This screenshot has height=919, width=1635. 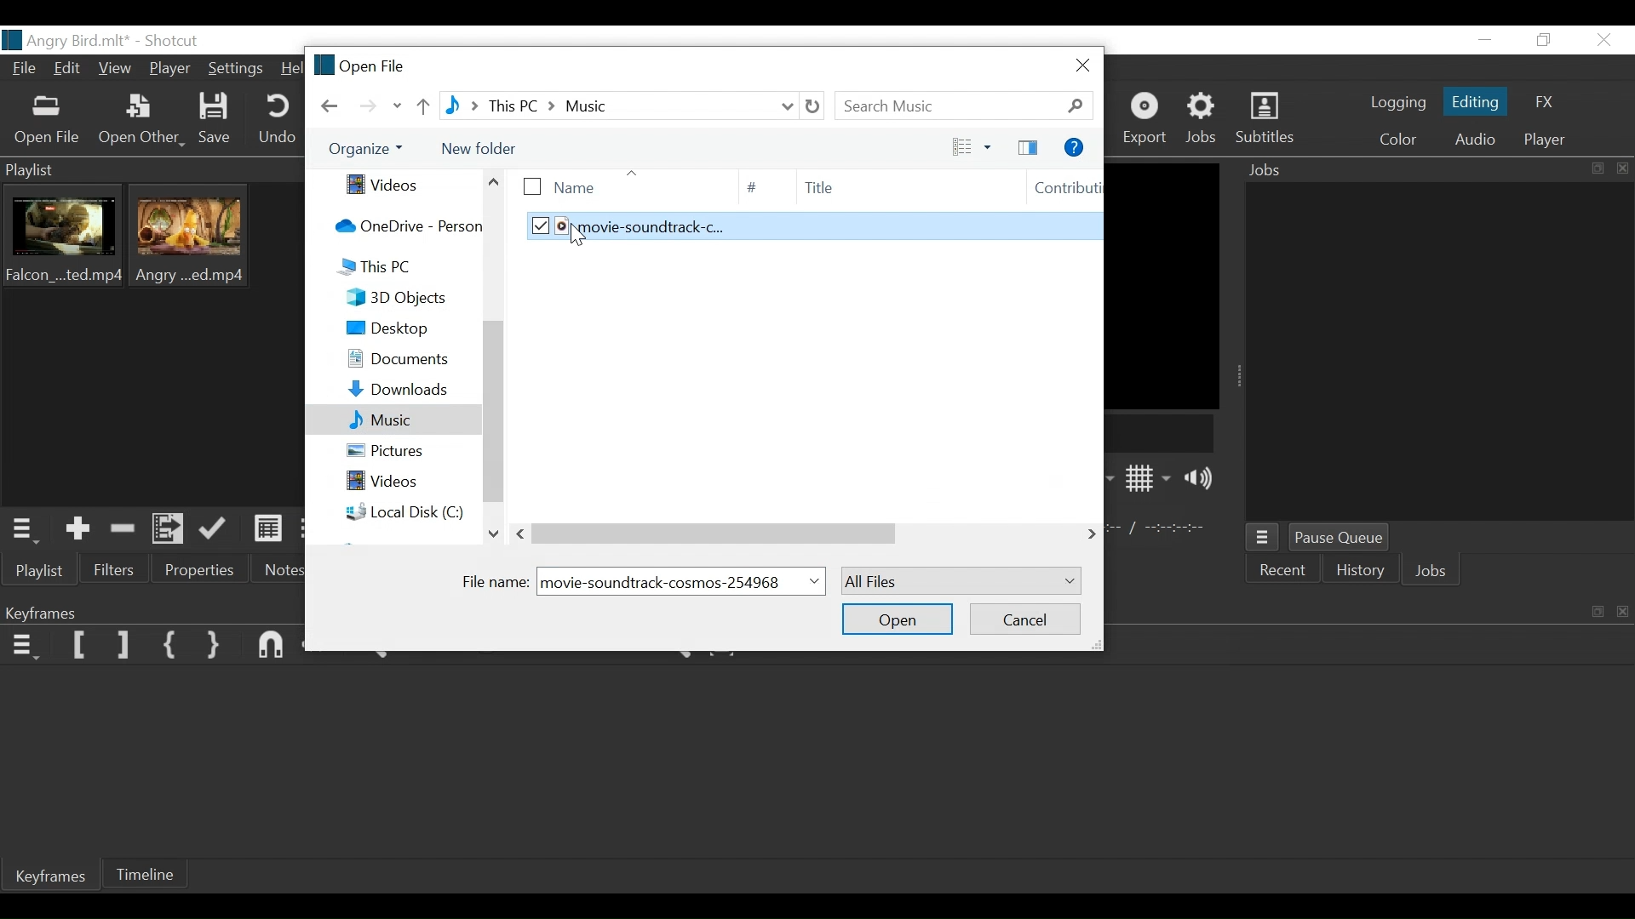 What do you see at coordinates (330, 106) in the screenshot?
I see `Go Back` at bounding box center [330, 106].